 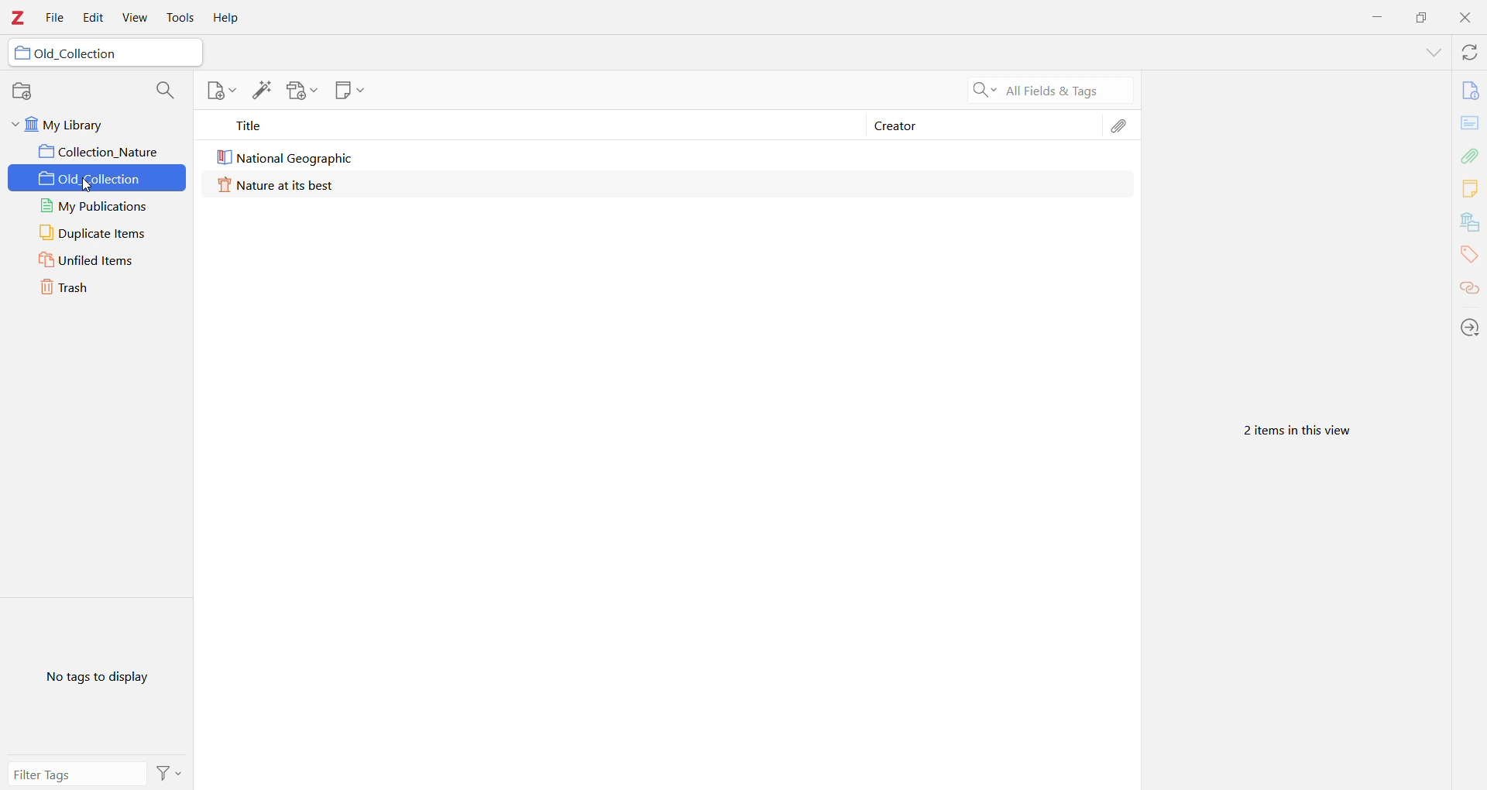 I want to click on Tags, so click(x=1468, y=256).